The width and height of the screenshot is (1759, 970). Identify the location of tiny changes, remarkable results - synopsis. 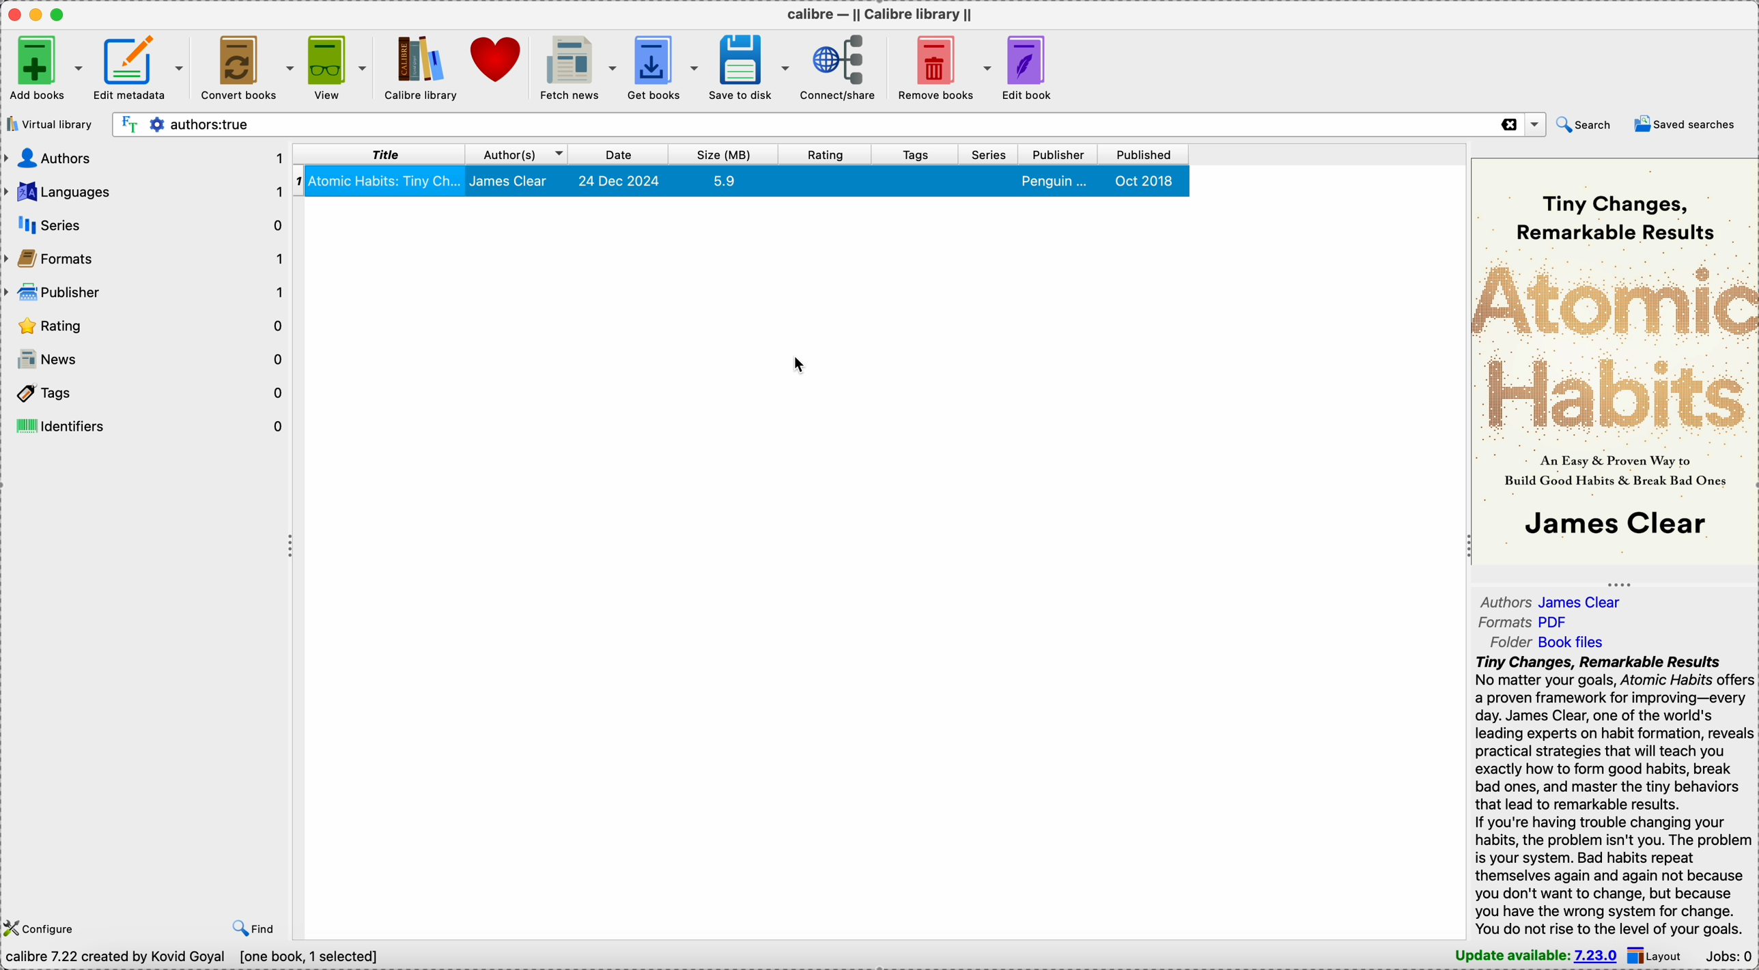
(1613, 795).